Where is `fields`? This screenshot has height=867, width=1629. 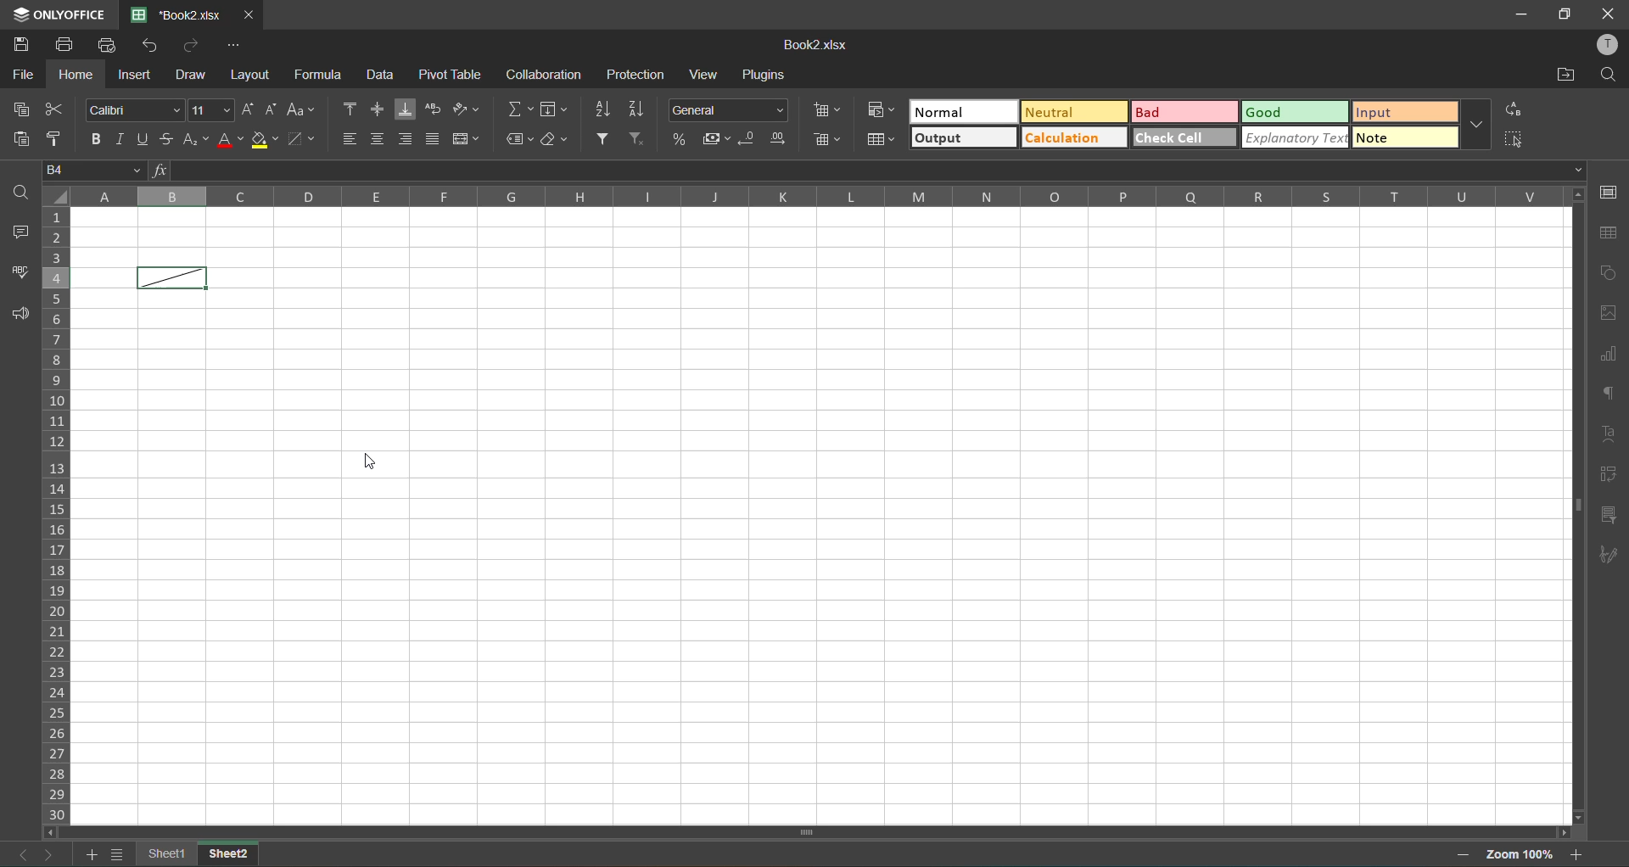
fields is located at coordinates (555, 109).